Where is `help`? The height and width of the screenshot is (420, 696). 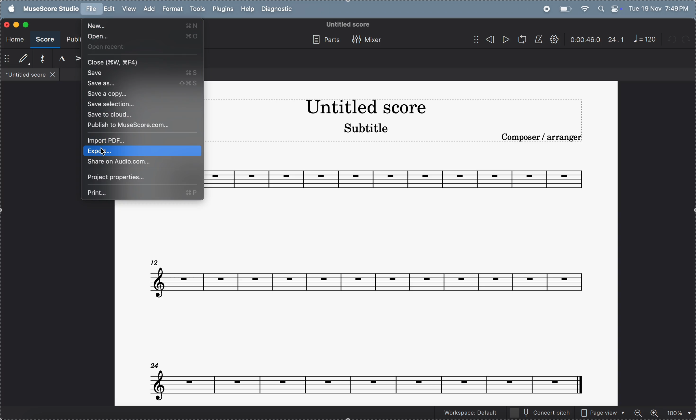 help is located at coordinates (247, 9).